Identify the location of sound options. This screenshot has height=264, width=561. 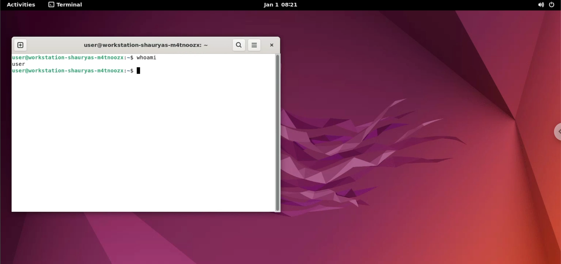
(539, 6).